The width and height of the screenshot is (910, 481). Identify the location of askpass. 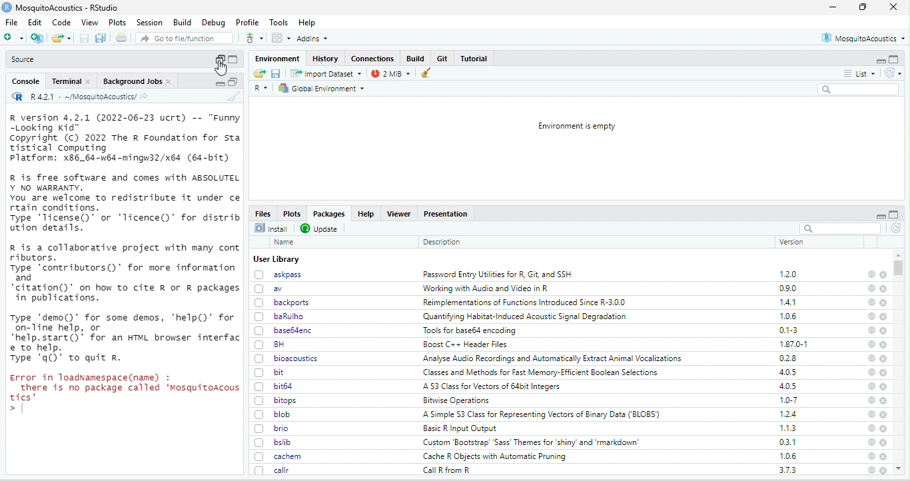
(276, 274).